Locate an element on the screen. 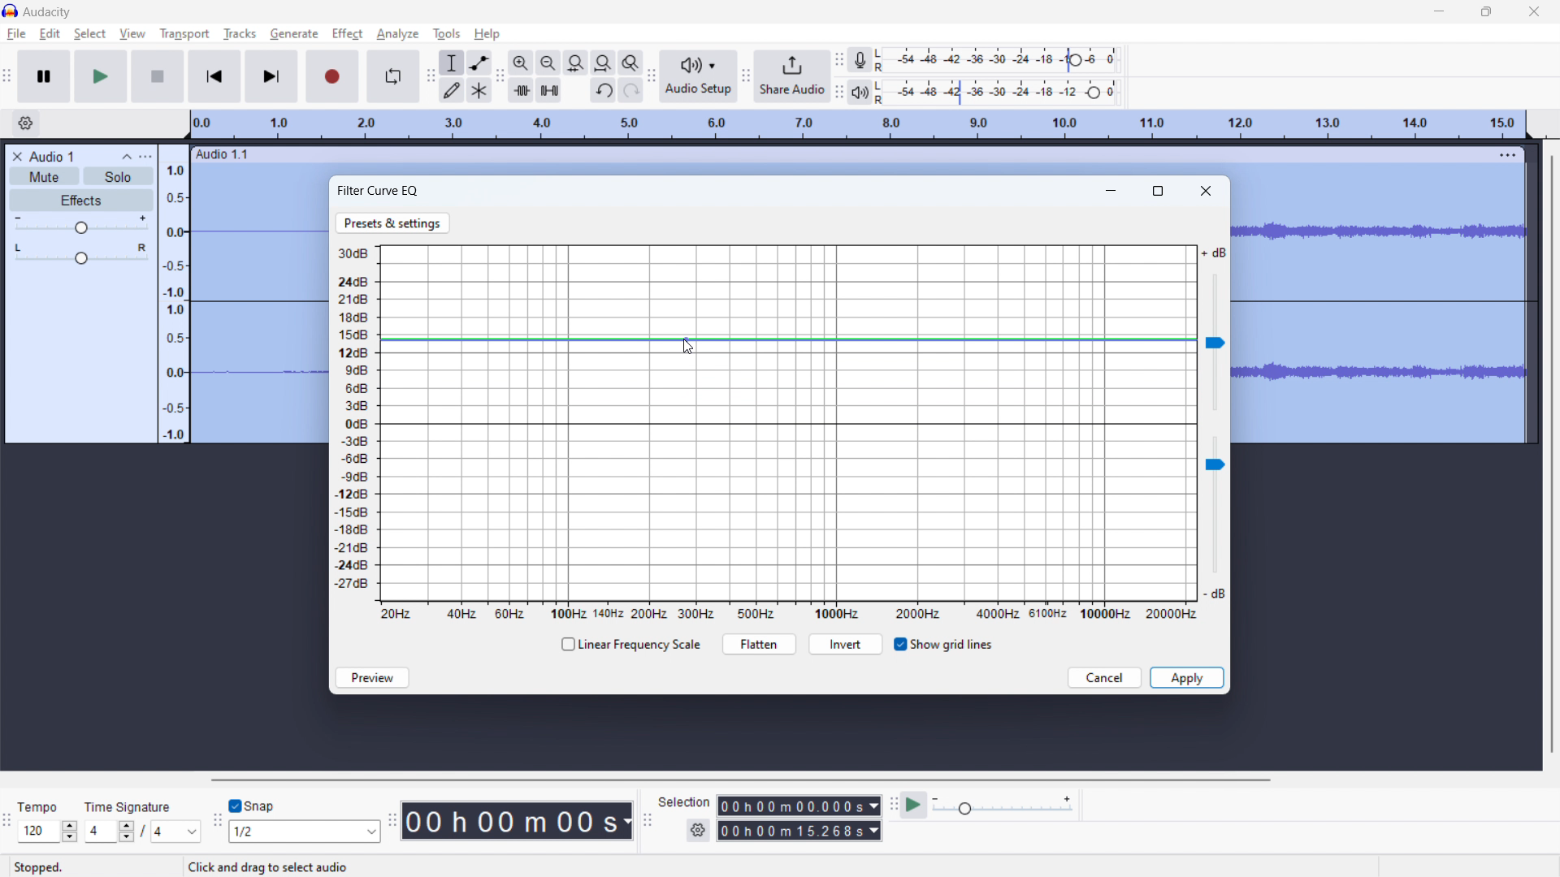 The height and width of the screenshot is (877, 1560). Time Signature is located at coordinates (130, 803).